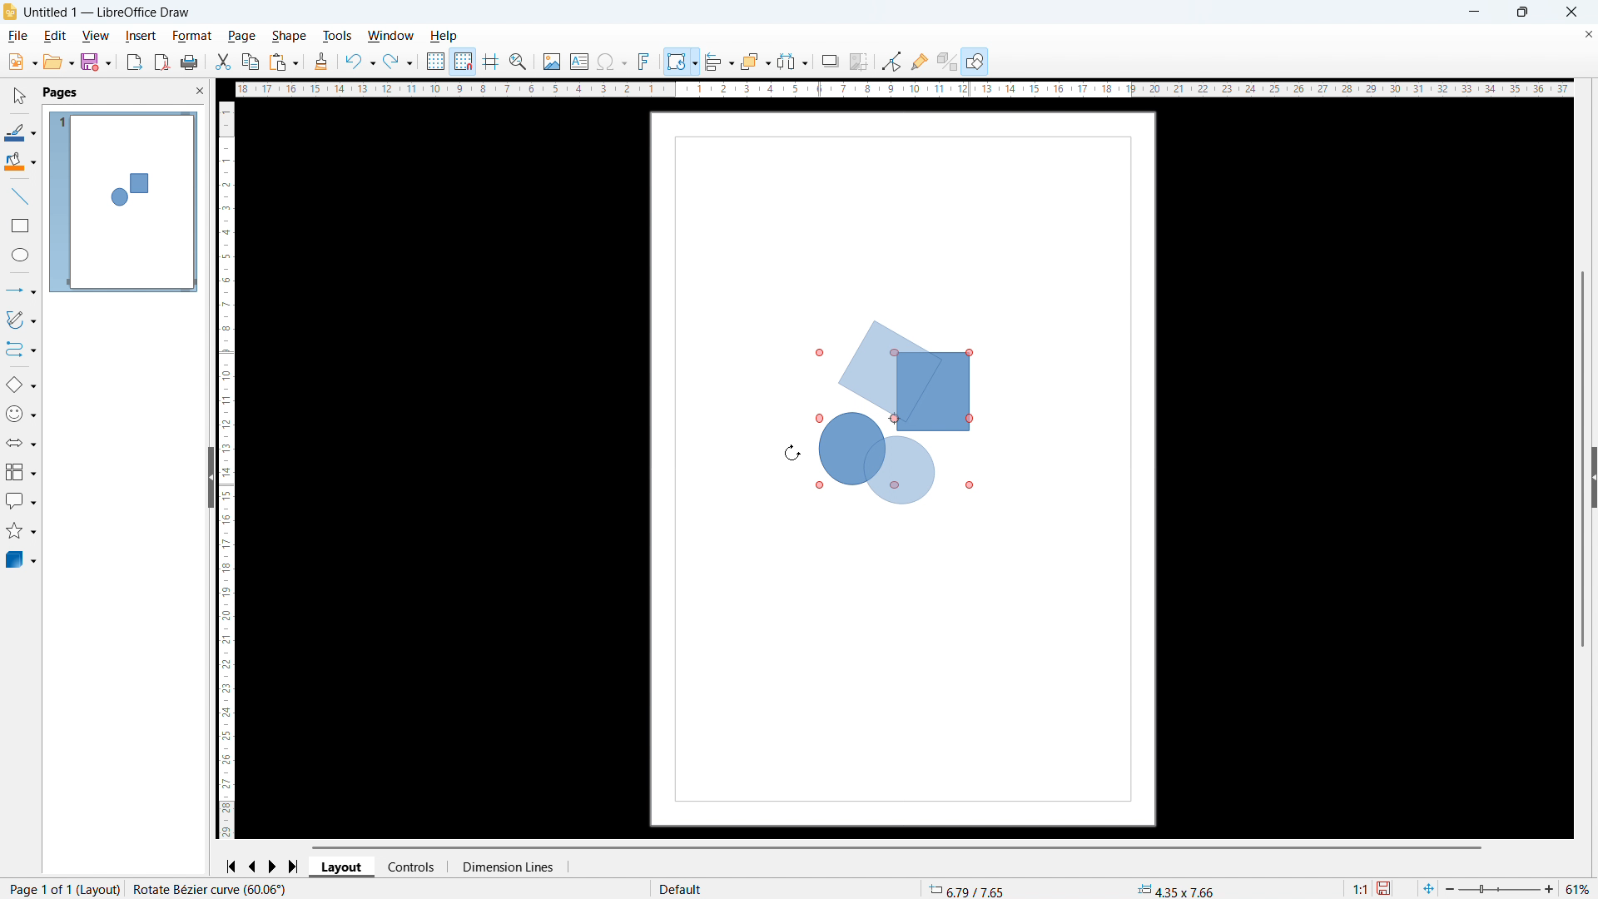 This screenshot has height=899, width=1598. Describe the element at coordinates (190, 62) in the screenshot. I see `Print ` at that location.